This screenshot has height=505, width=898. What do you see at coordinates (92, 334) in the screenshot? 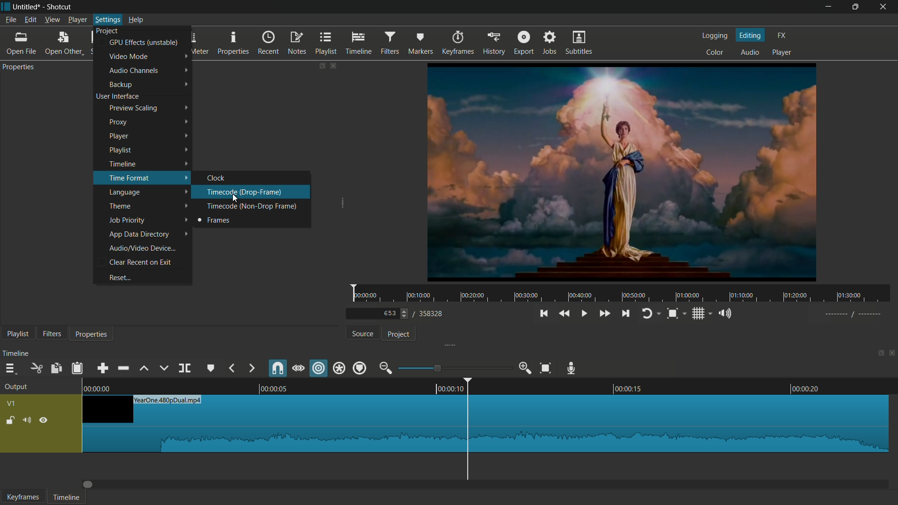
I see `properties` at bounding box center [92, 334].